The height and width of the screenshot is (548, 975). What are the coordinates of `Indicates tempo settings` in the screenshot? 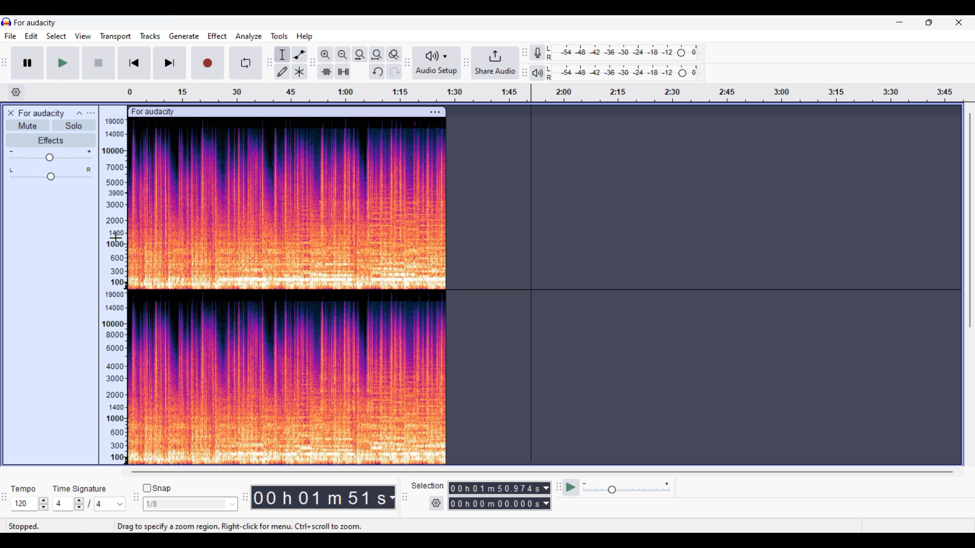 It's located at (23, 489).